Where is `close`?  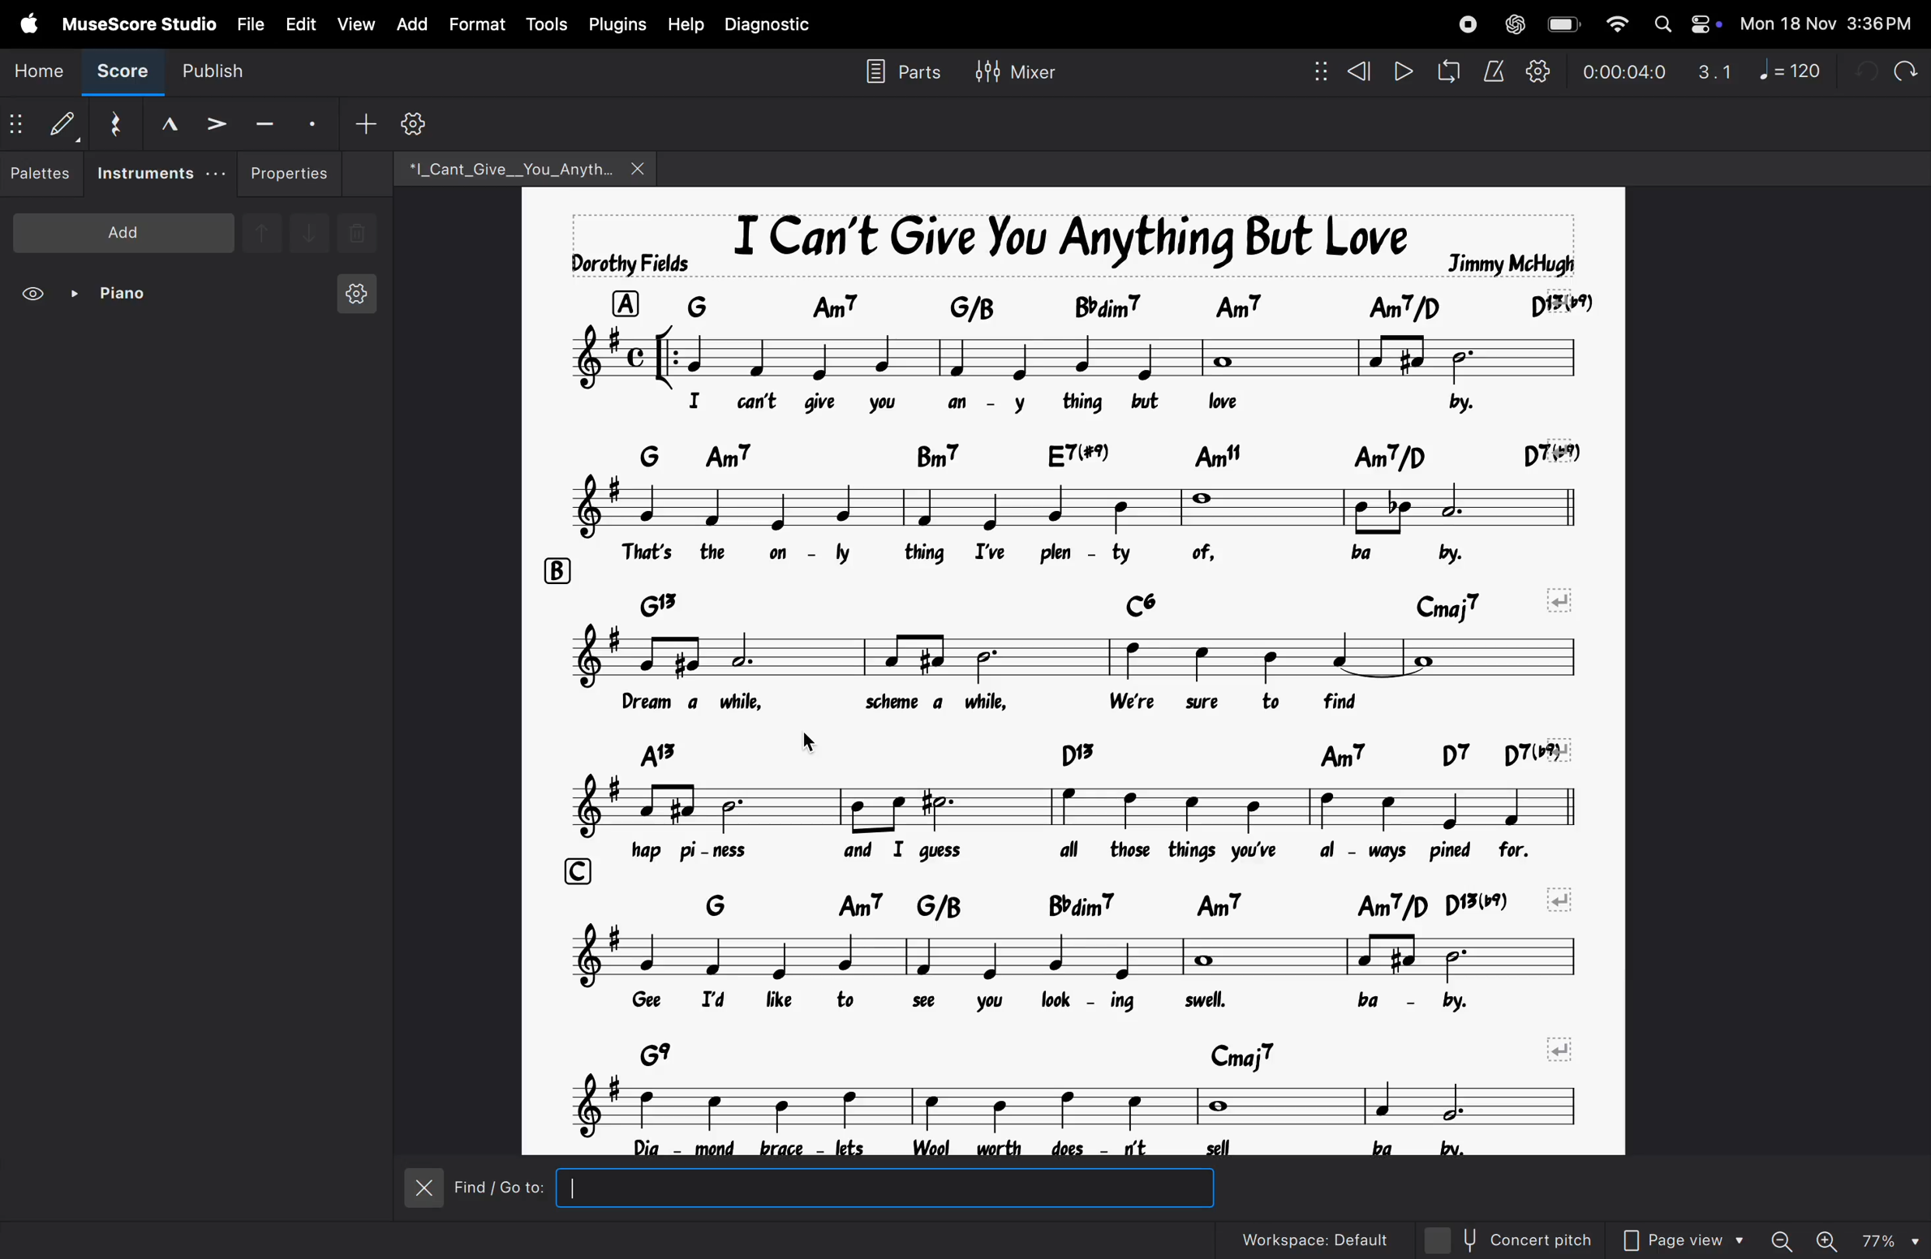 close is located at coordinates (427, 1189).